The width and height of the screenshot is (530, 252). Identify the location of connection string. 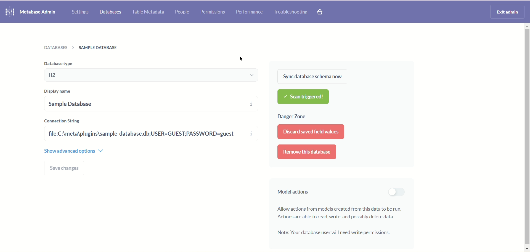
(144, 134).